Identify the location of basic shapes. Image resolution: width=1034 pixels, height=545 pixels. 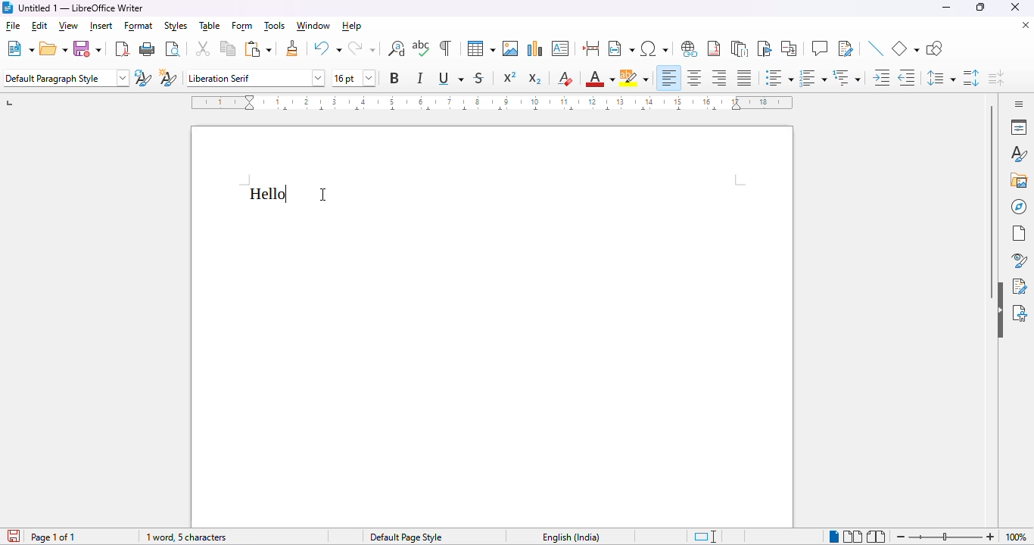
(905, 49).